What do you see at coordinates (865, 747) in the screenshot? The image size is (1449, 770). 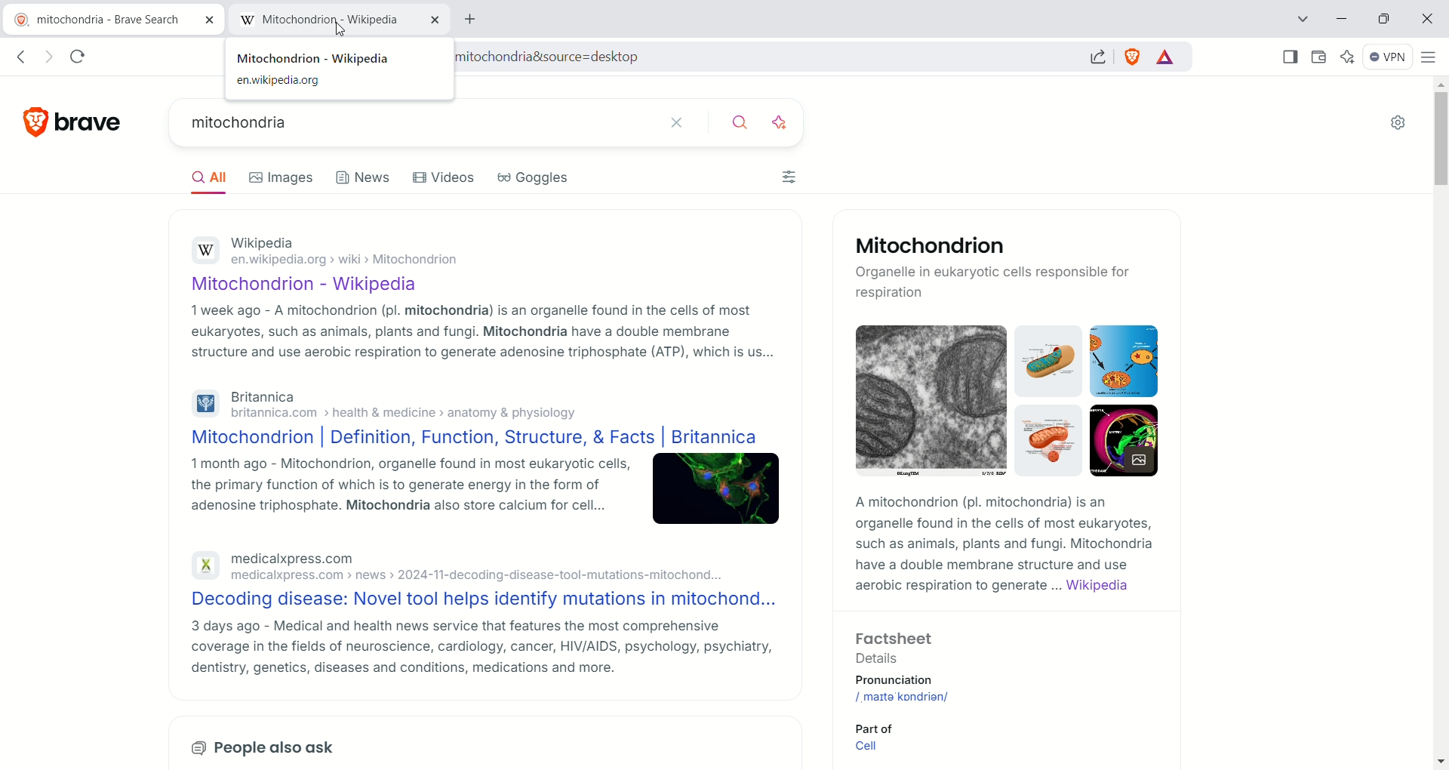 I see `Cell link` at bounding box center [865, 747].